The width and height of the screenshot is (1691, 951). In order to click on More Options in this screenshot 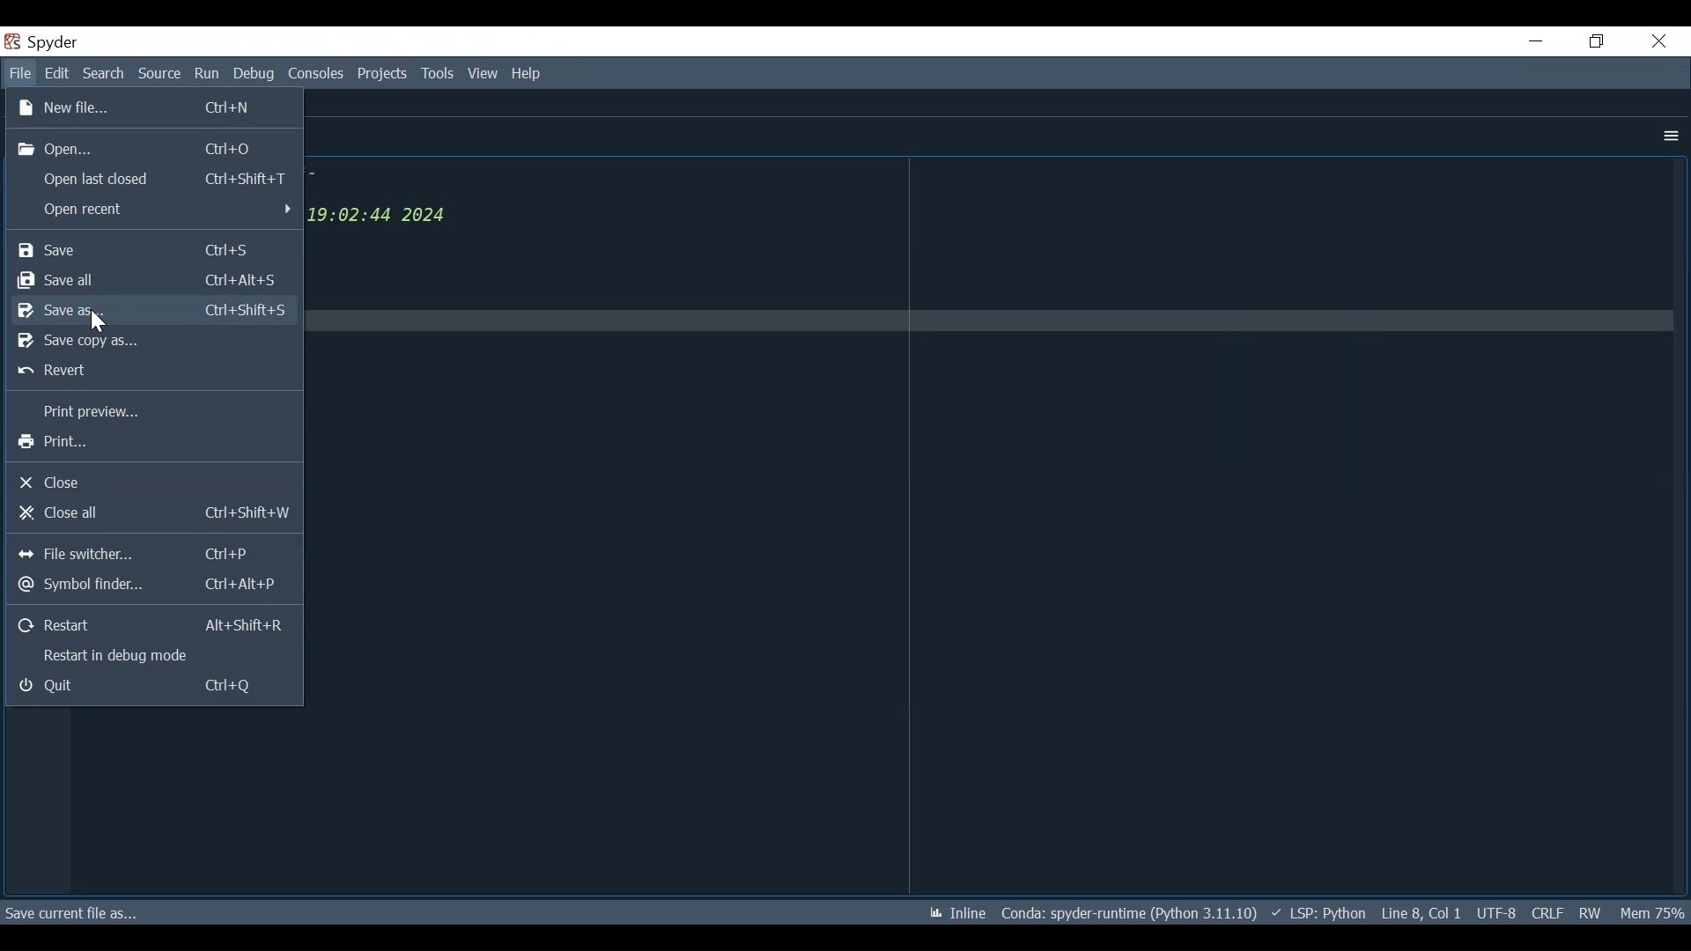, I will do `click(1667, 136)`.